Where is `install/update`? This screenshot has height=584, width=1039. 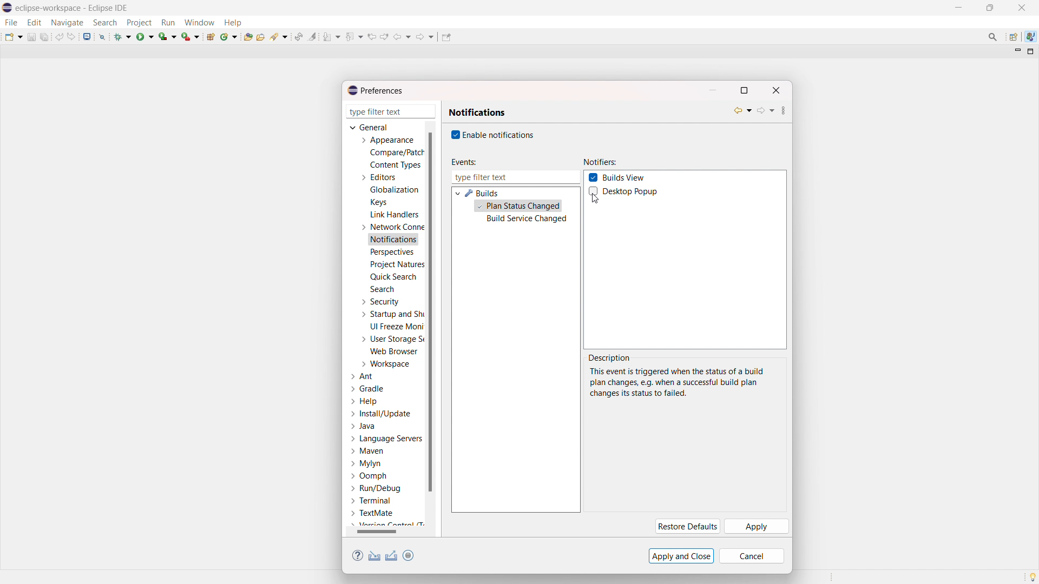
install/update is located at coordinates (382, 414).